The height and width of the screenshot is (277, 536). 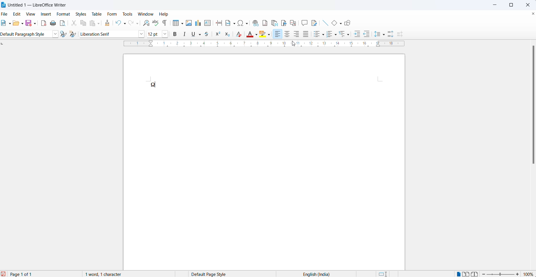 What do you see at coordinates (5, 14) in the screenshot?
I see `file` at bounding box center [5, 14].